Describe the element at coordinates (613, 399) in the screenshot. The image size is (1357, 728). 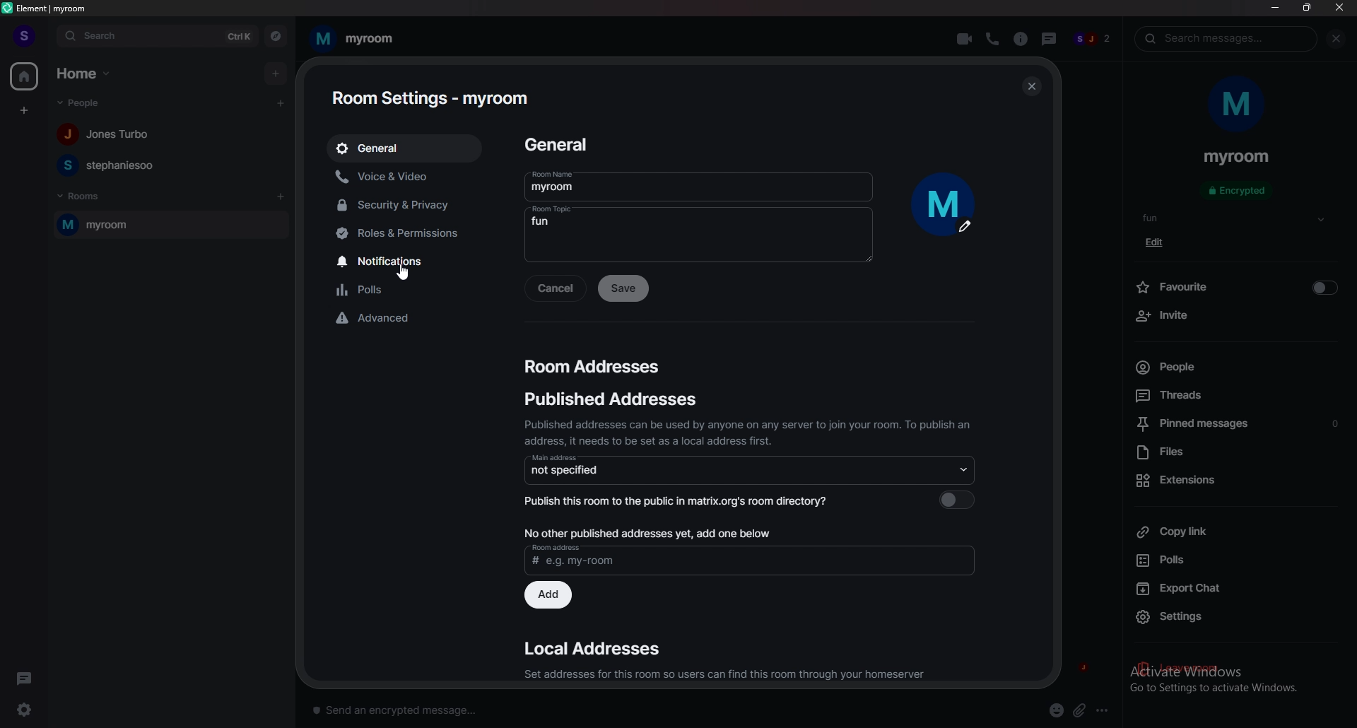
I see `published addresses` at that location.